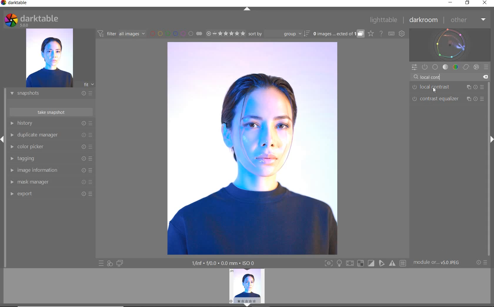 The height and width of the screenshot is (307, 494). Describe the element at coordinates (15, 4) in the screenshot. I see `SYSTEM NAME` at that location.